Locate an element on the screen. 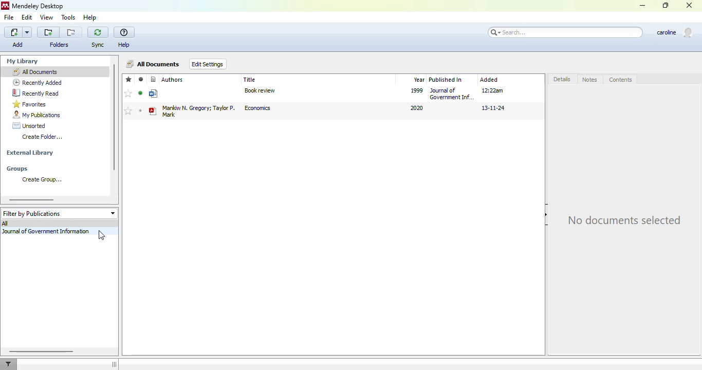 This screenshot has width=702, height=370. close is located at coordinates (689, 5).